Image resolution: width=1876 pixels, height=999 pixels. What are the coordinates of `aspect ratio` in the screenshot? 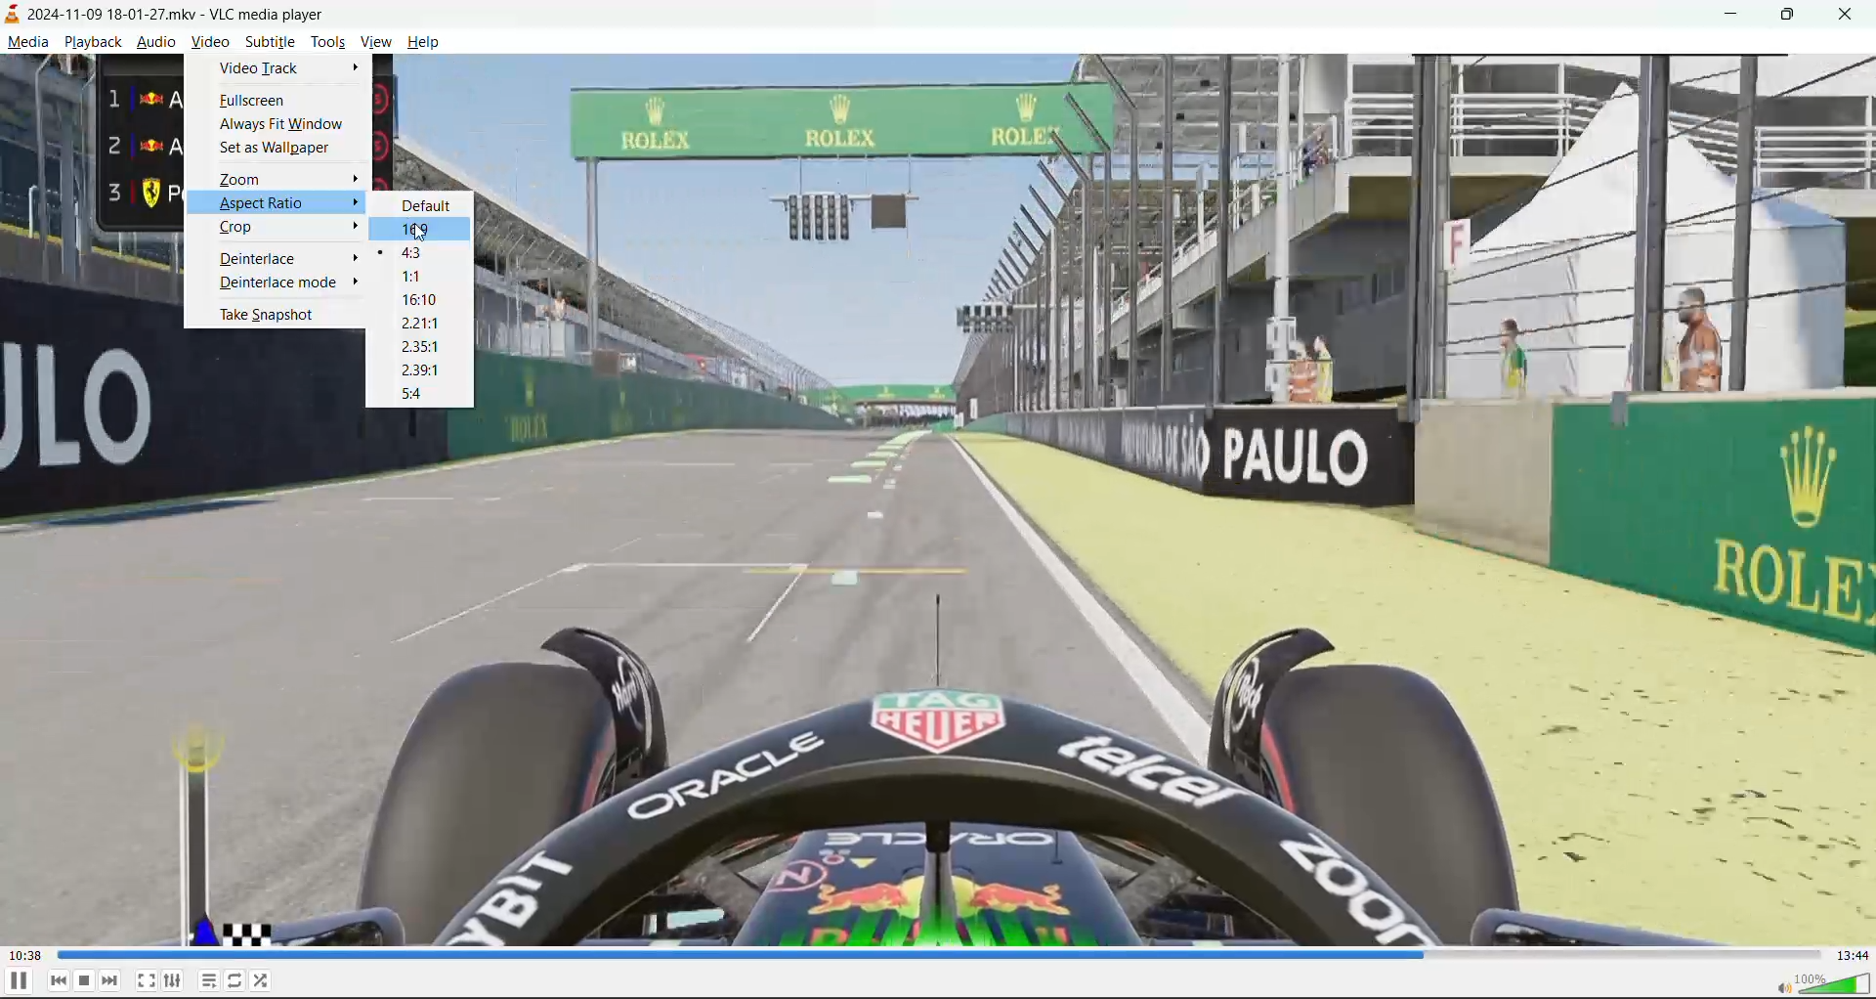 It's located at (268, 206).